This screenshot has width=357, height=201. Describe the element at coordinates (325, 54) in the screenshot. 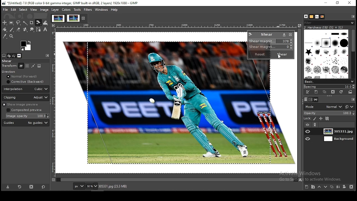

I see `brushes` at that location.